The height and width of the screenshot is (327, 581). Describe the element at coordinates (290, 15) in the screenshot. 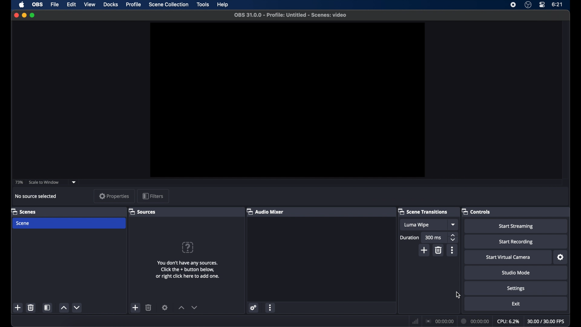

I see `file name` at that location.